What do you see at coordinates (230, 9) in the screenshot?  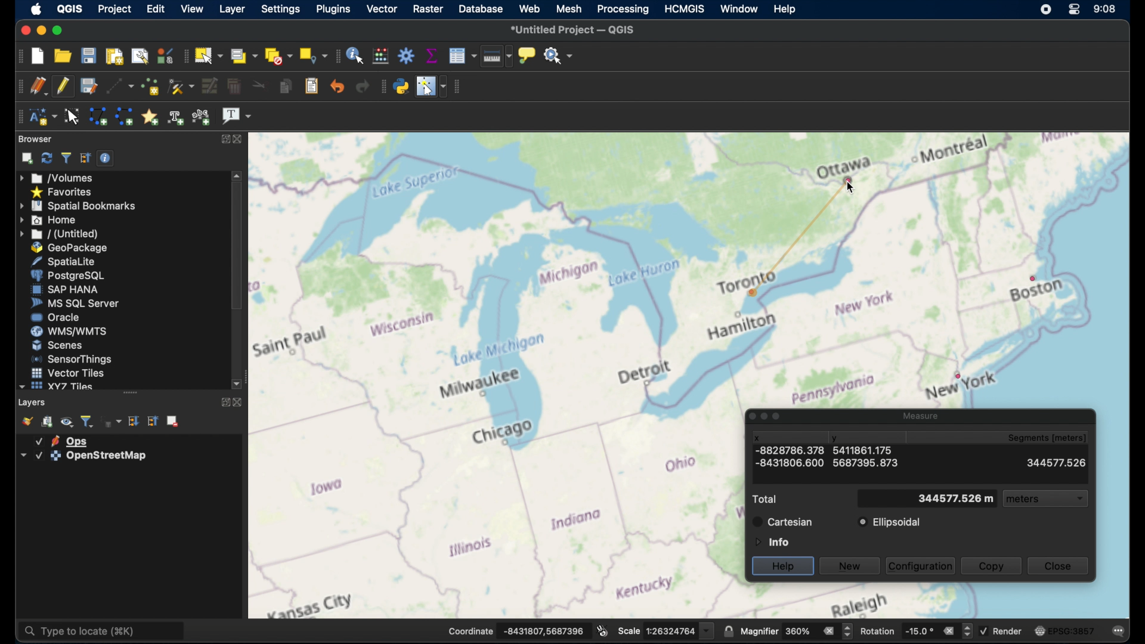 I see `layer` at bounding box center [230, 9].